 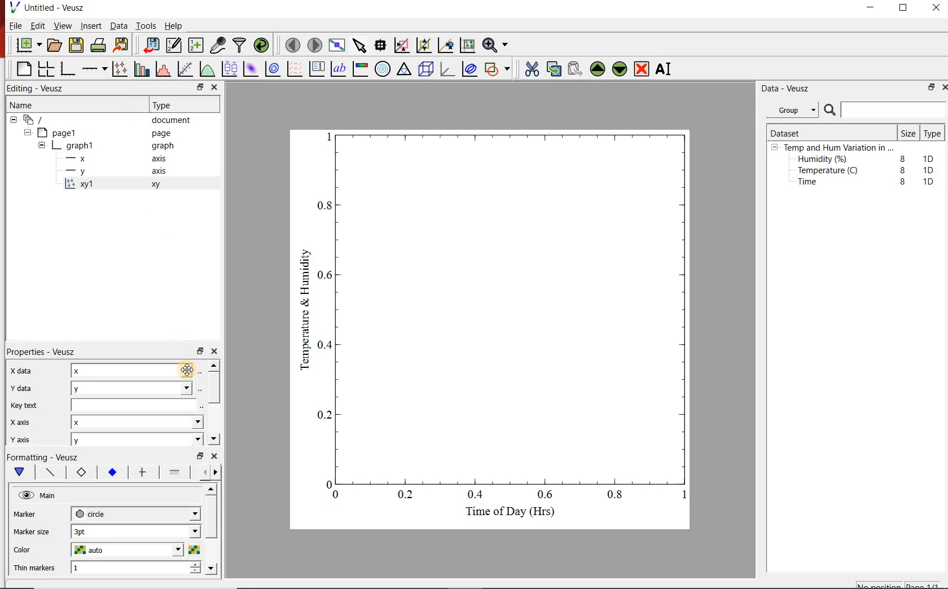 What do you see at coordinates (99, 47) in the screenshot?
I see `print the document` at bounding box center [99, 47].